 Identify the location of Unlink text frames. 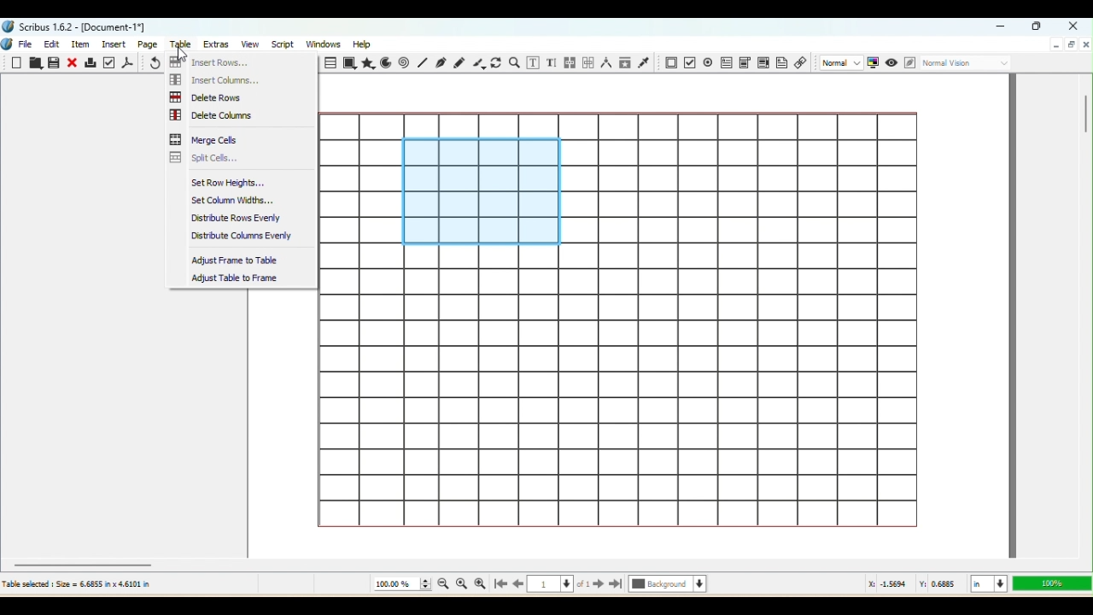
(587, 61).